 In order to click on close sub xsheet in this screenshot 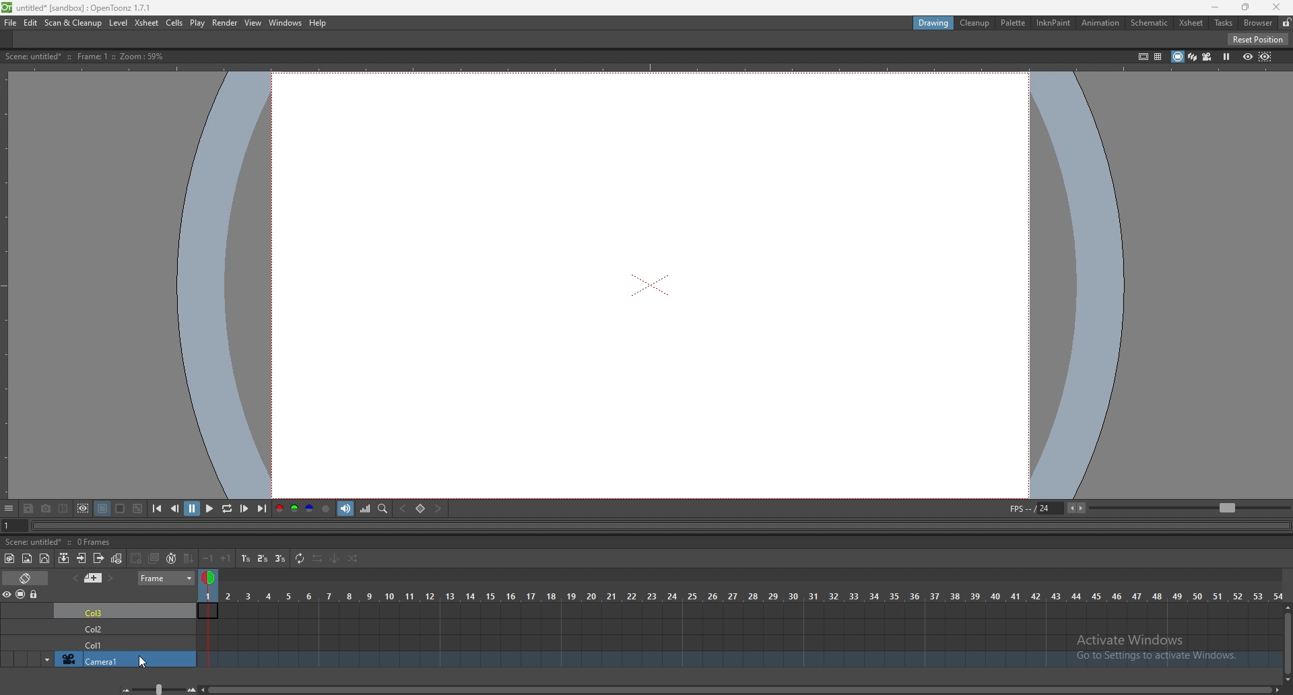, I will do `click(100, 557)`.